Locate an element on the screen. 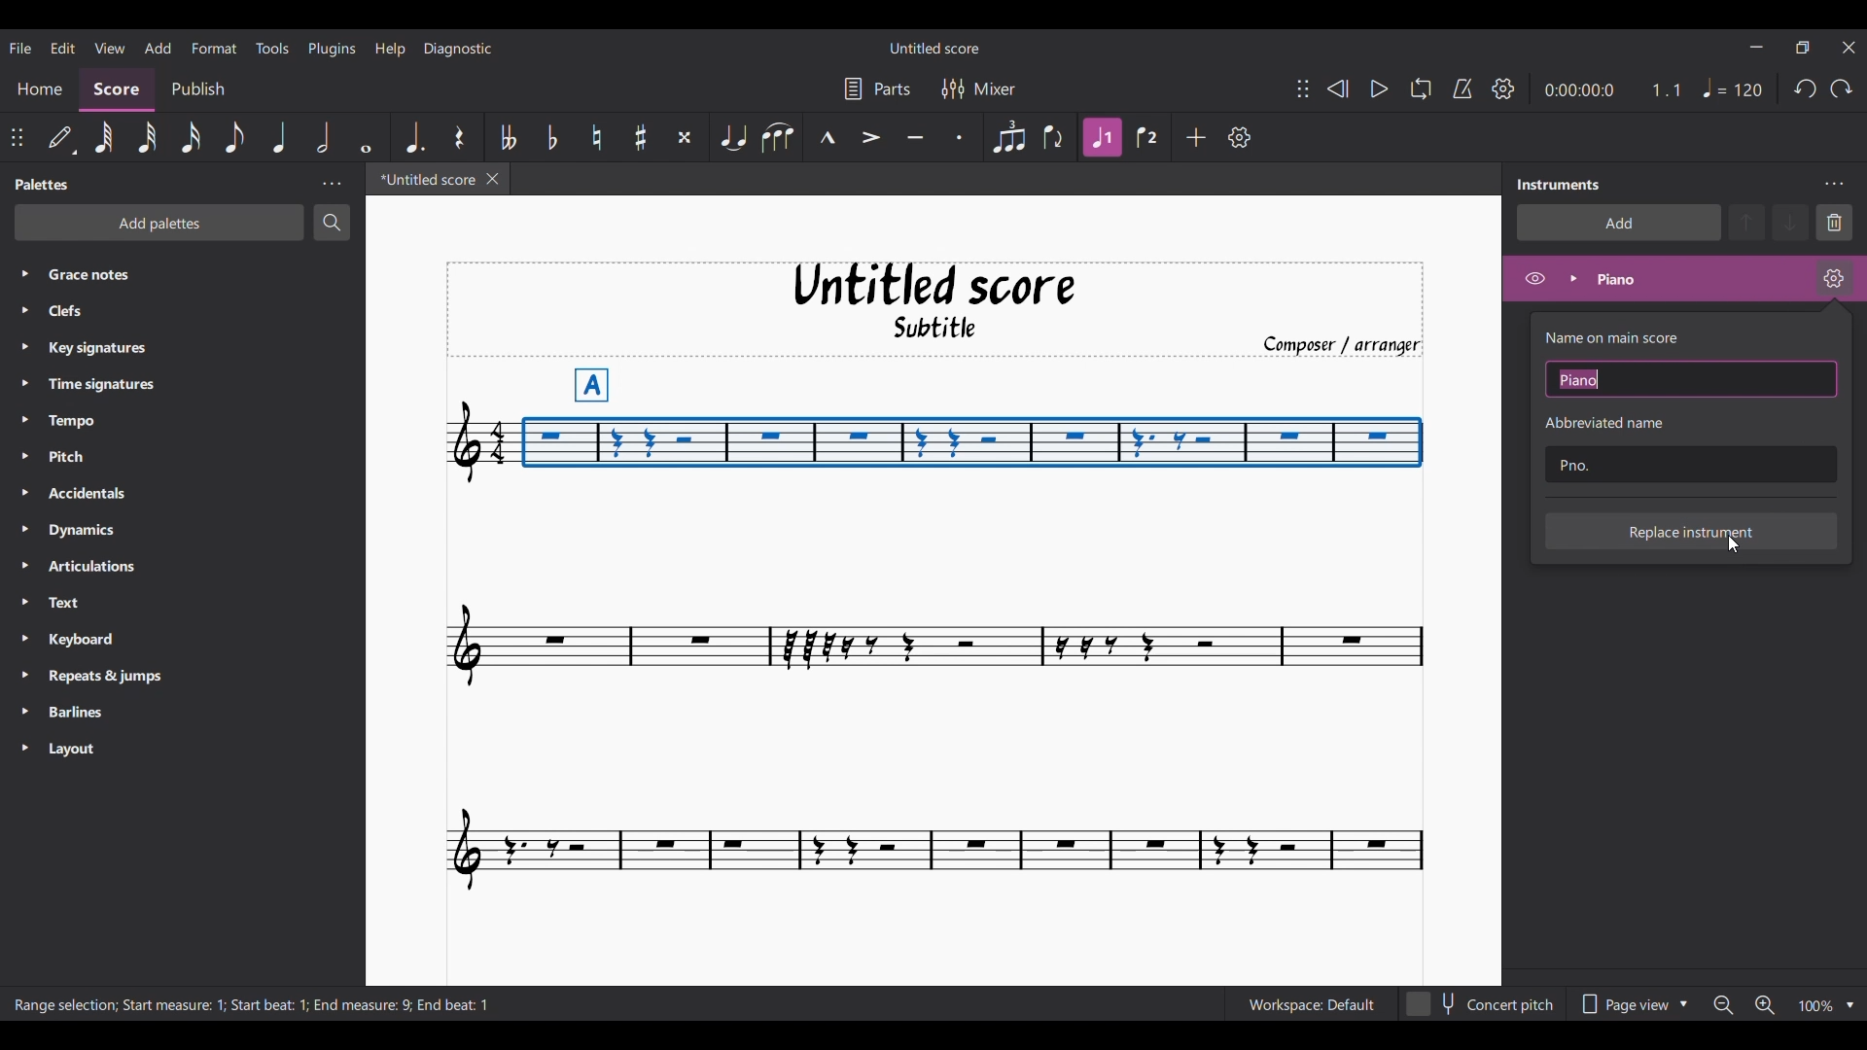 This screenshot has height=1050, width=1867. Parts is located at coordinates (877, 88).